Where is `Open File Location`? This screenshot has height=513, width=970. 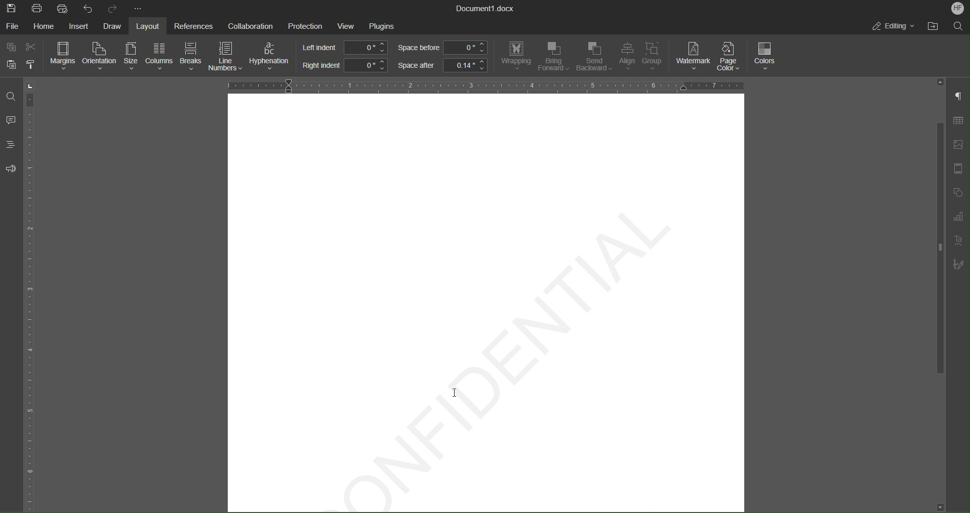 Open File Location is located at coordinates (931, 26).